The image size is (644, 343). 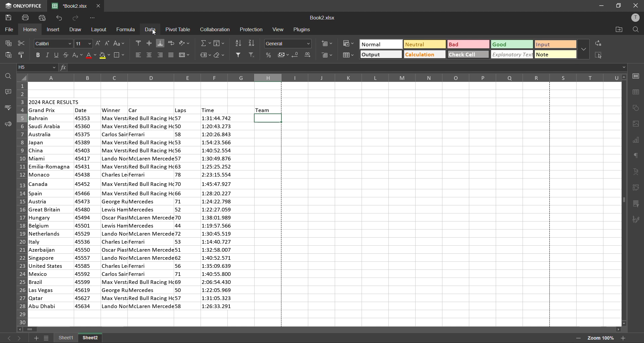 I want to click on insert cells, so click(x=328, y=43).